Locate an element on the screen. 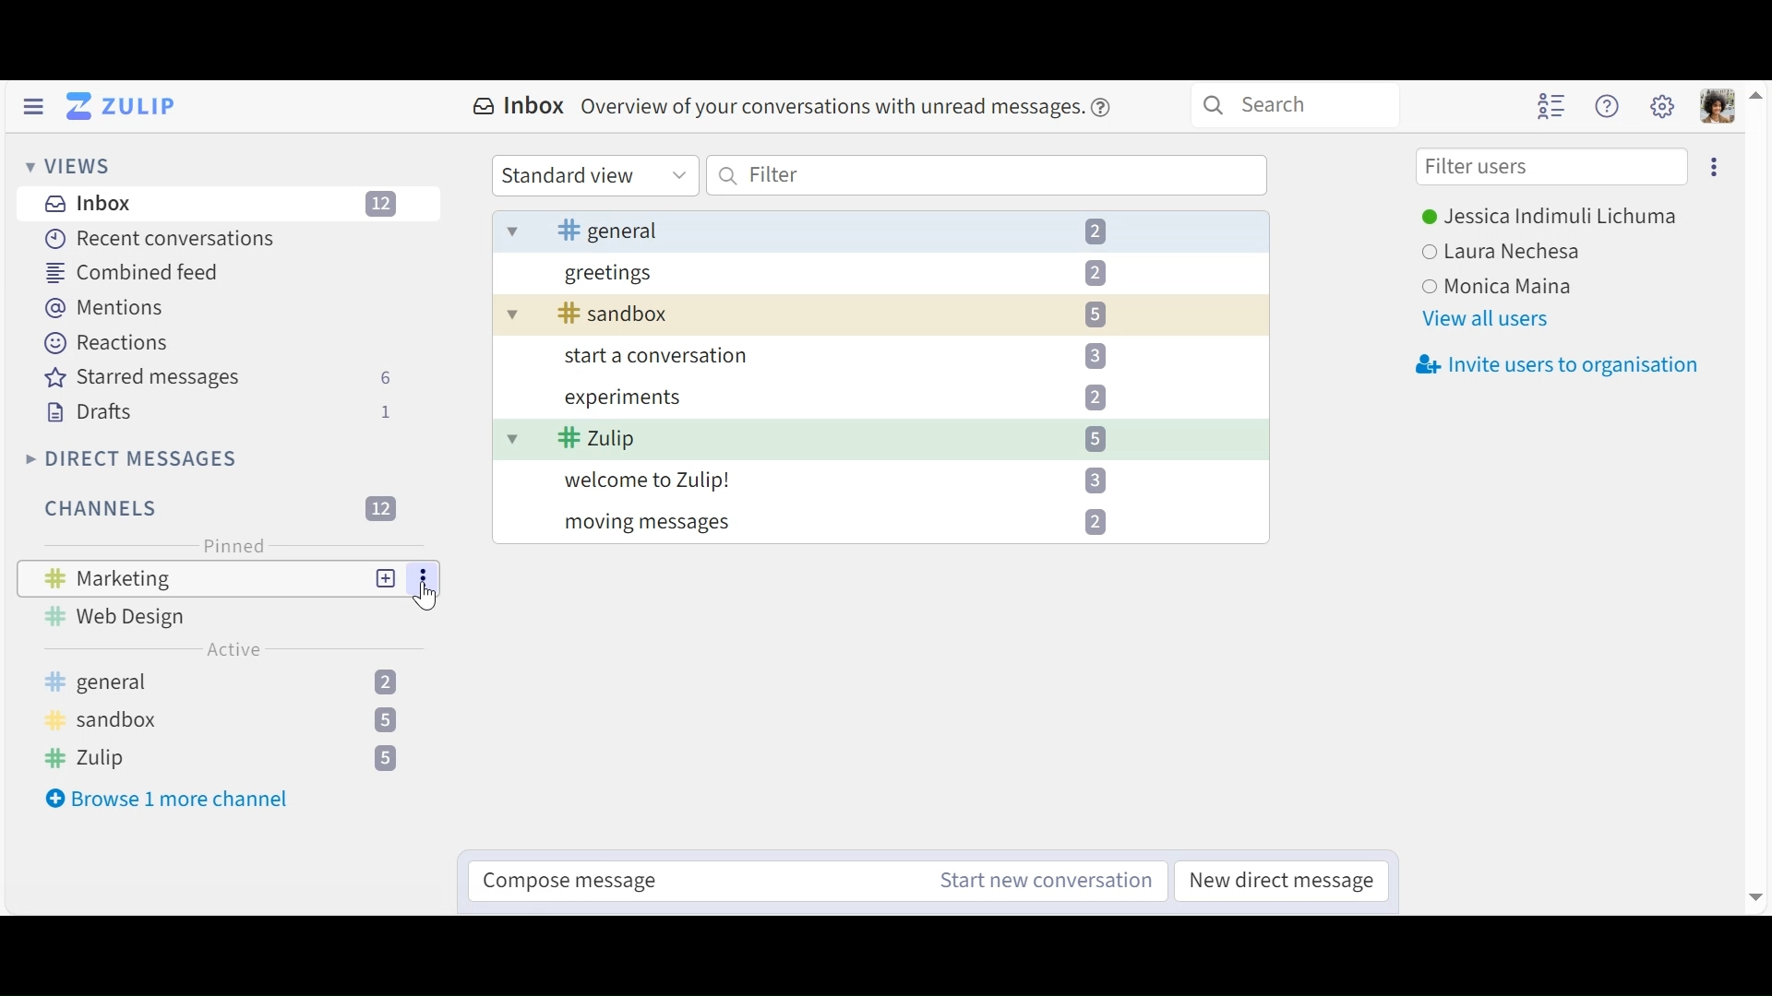 The width and height of the screenshot is (1772, 996). Main menu is located at coordinates (1663, 104).